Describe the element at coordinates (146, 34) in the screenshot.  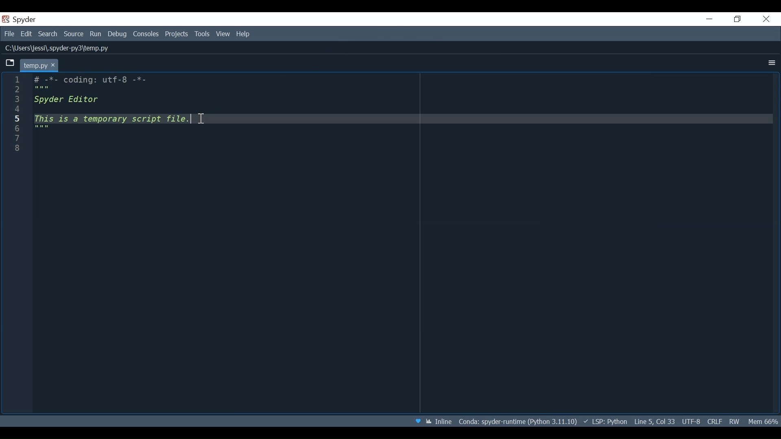
I see `Consoles` at that location.